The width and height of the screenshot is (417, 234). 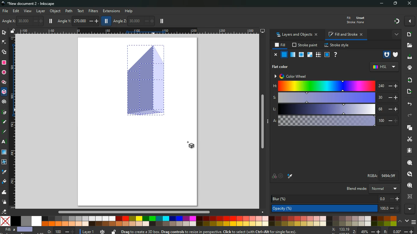 What do you see at coordinates (336, 109) in the screenshot?
I see `l` at bounding box center [336, 109].